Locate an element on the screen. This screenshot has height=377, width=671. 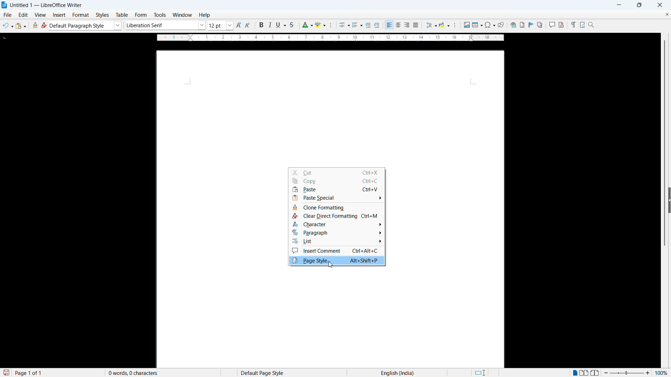
Show draw functions  is located at coordinates (501, 25).